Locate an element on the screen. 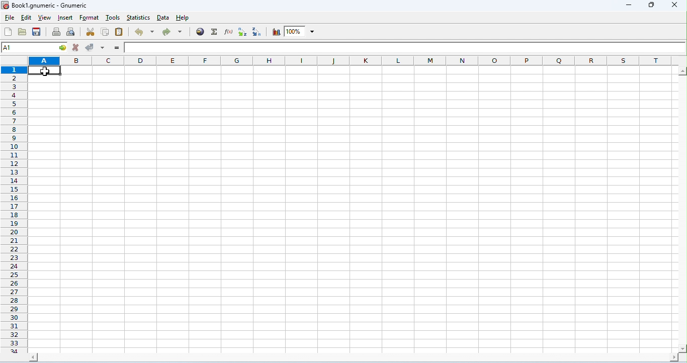  print is located at coordinates (56, 31).